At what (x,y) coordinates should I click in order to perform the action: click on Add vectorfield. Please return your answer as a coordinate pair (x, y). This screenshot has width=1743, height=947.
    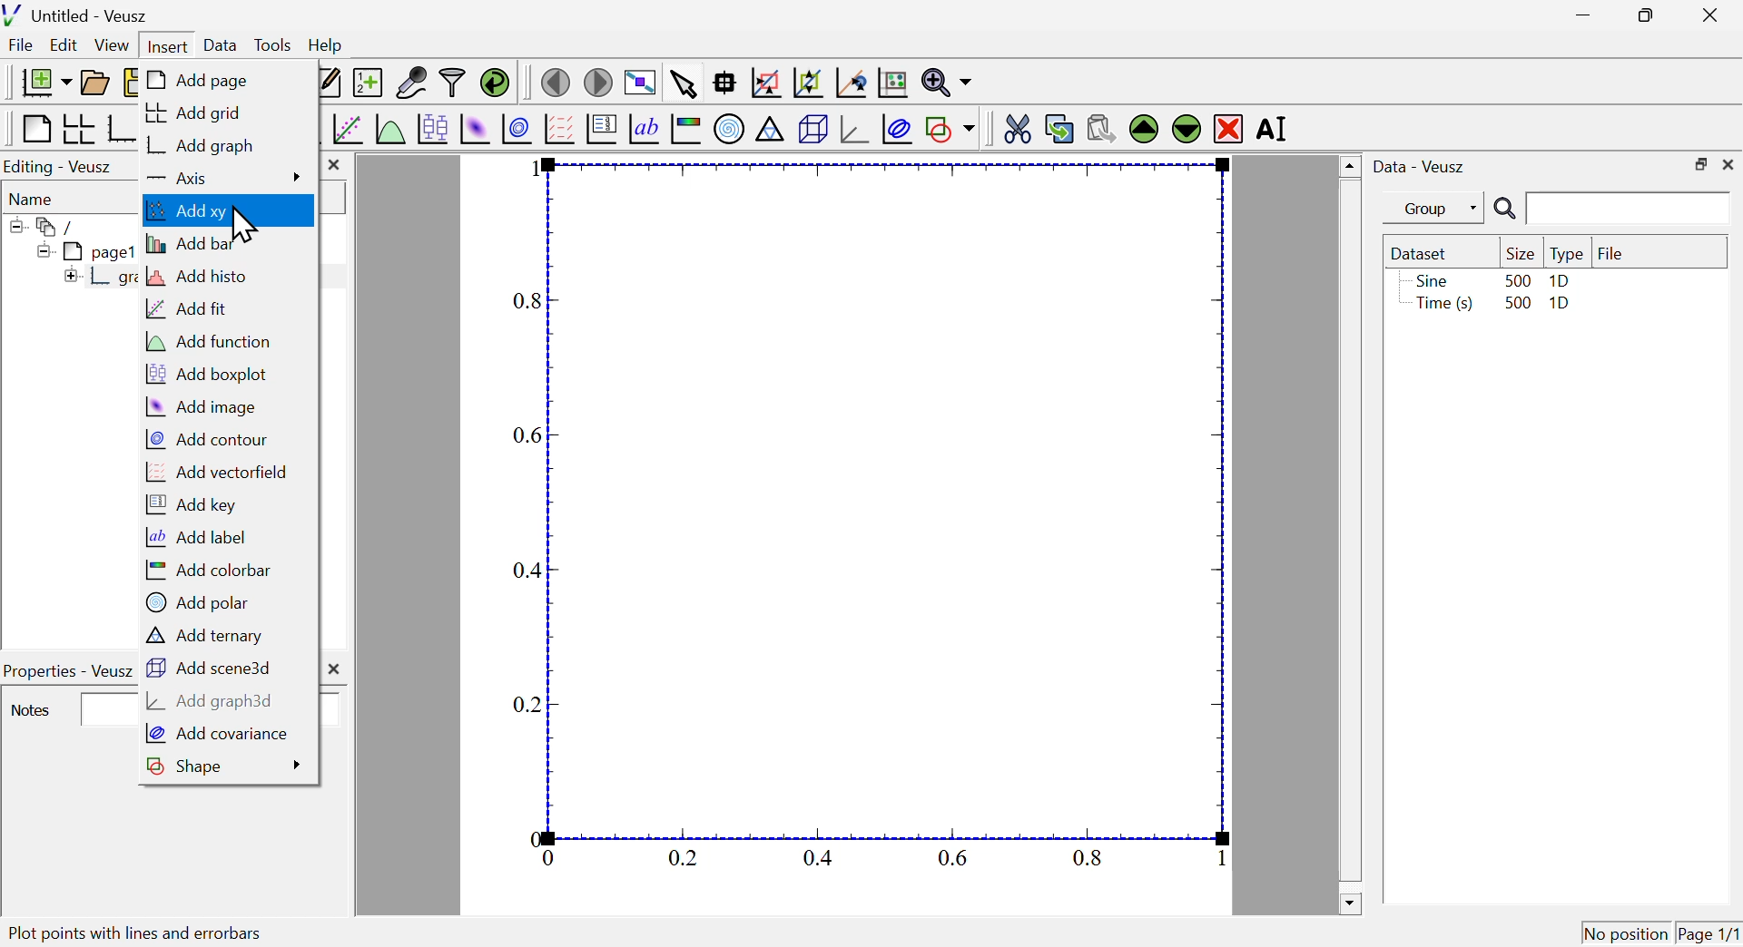
    Looking at the image, I should click on (215, 472).